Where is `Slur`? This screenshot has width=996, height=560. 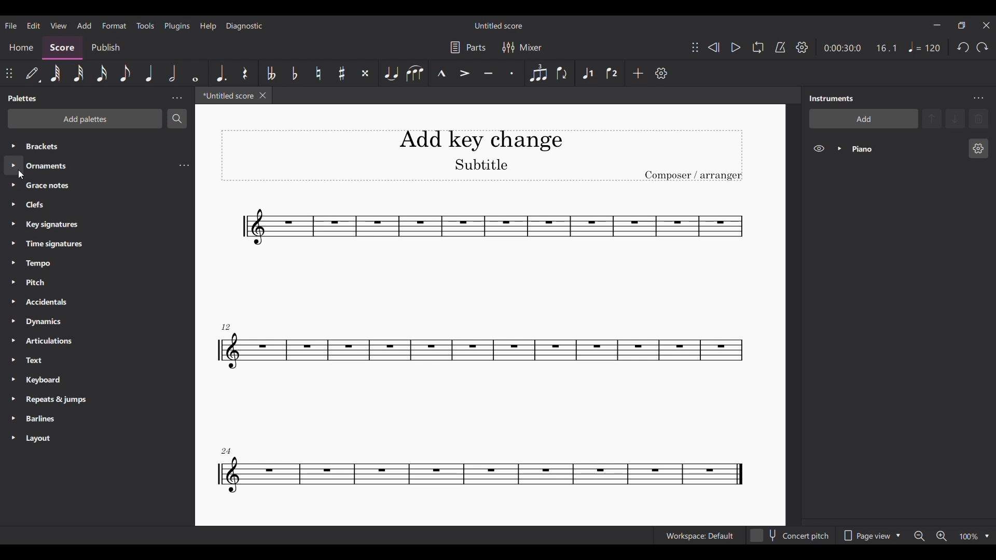
Slur is located at coordinates (414, 73).